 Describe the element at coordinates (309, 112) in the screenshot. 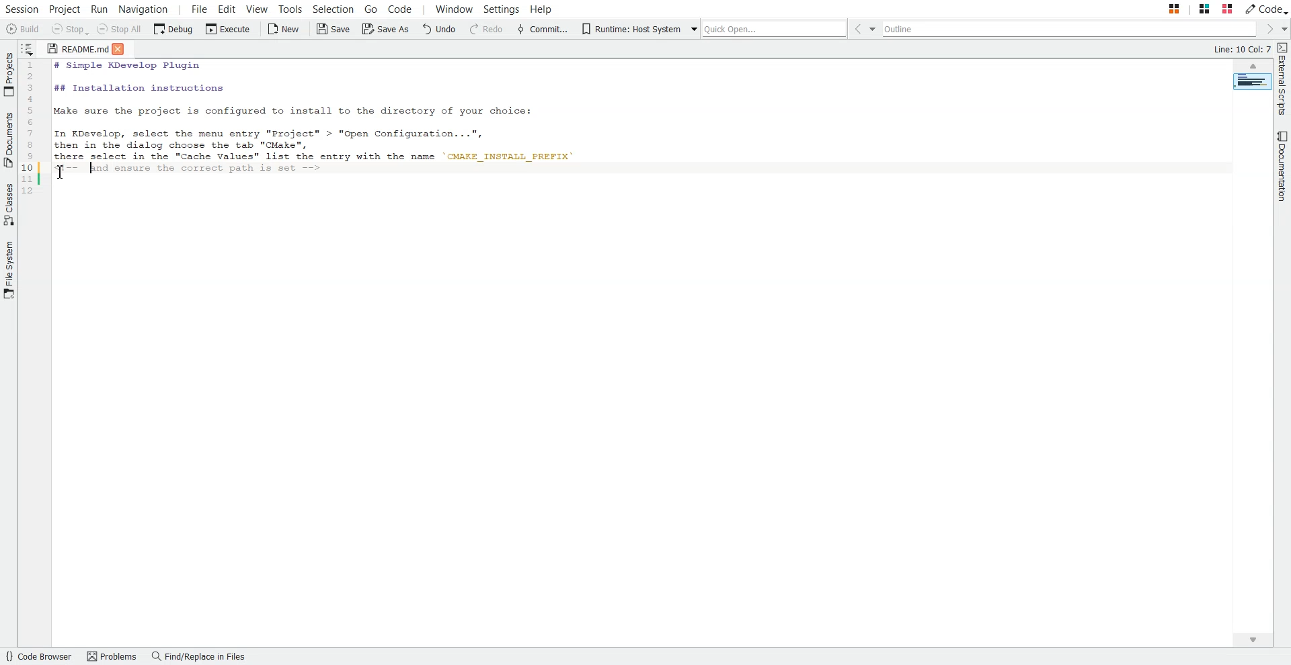

I see `Make sure the project is configured to install to the directory of your choice:` at that location.